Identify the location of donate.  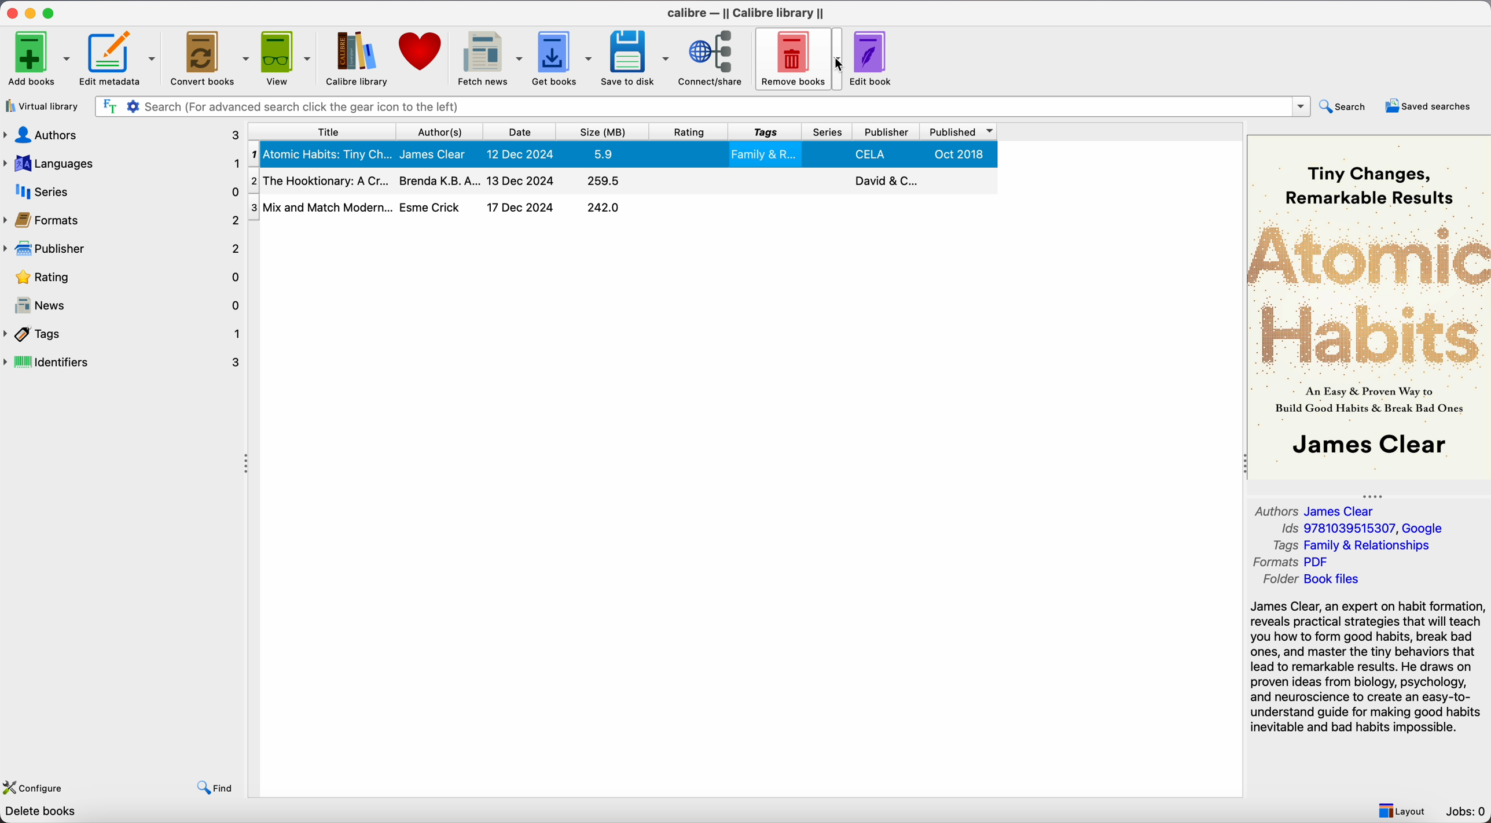
(421, 50).